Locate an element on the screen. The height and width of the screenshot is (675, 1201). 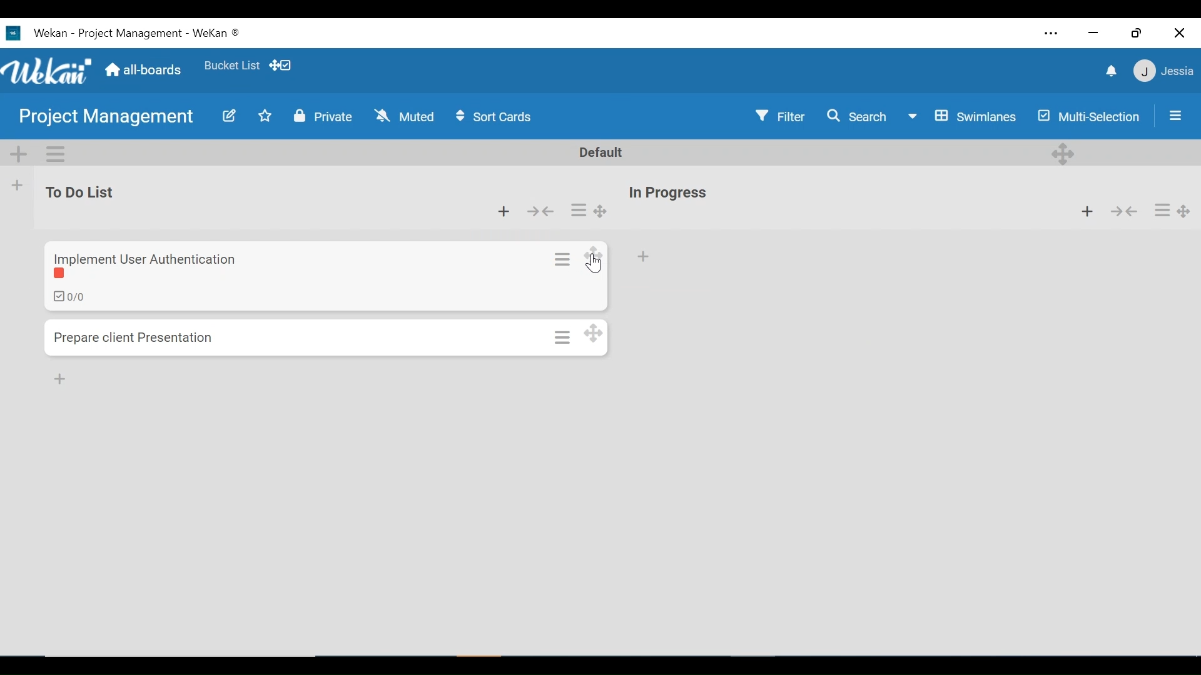
Muted is located at coordinates (407, 116).